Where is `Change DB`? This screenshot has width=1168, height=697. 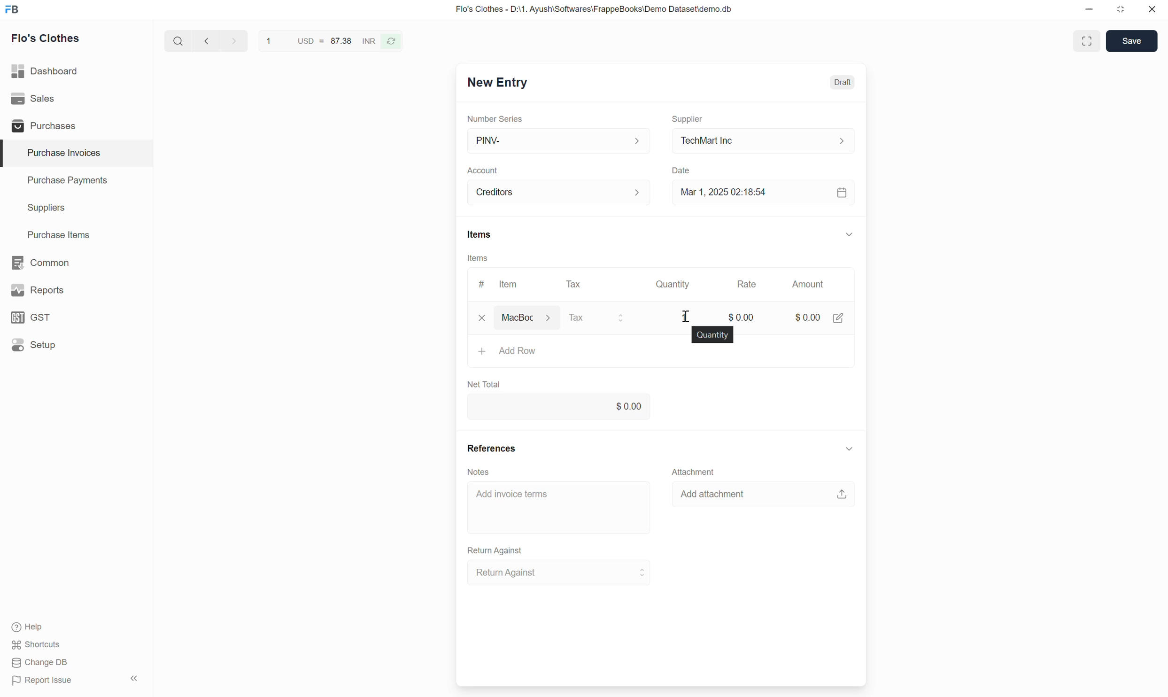 Change DB is located at coordinates (40, 662).